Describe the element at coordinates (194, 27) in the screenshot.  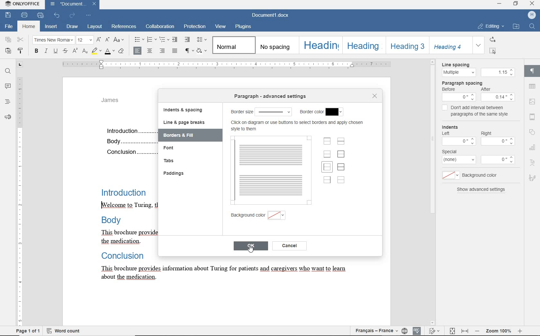
I see `protection` at that location.